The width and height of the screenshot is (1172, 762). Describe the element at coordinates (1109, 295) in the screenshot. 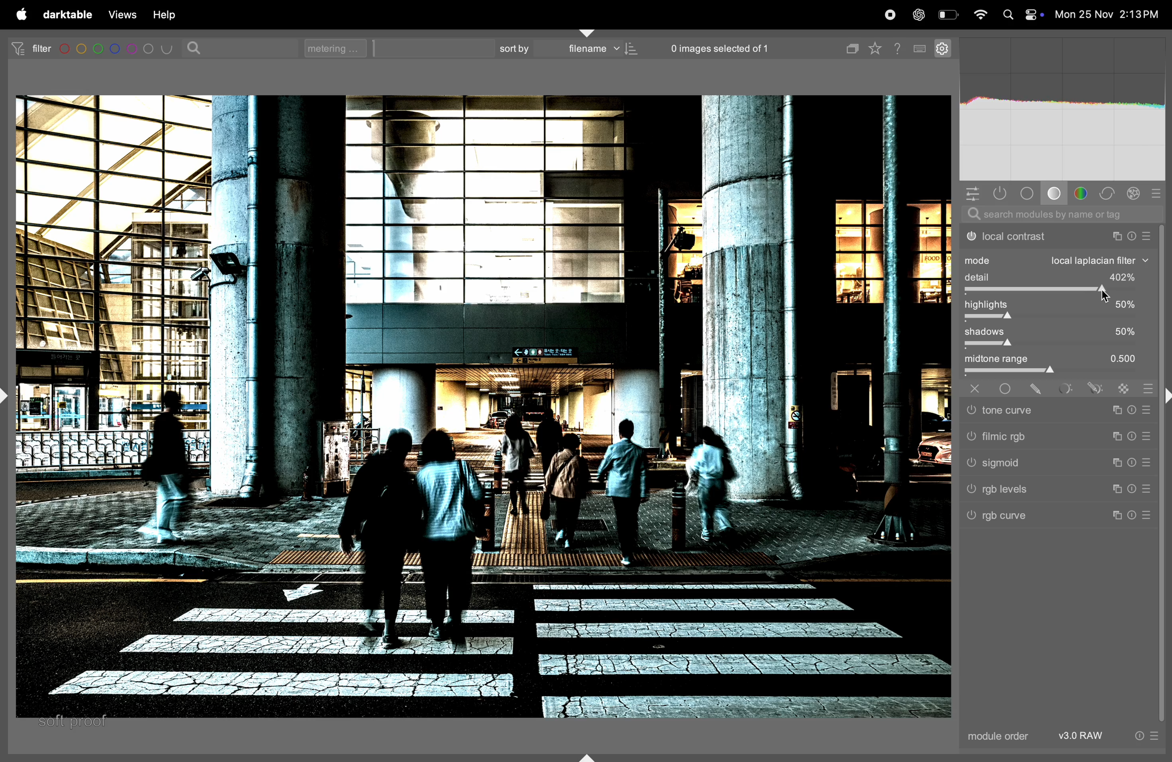

I see `cursor` at that location.